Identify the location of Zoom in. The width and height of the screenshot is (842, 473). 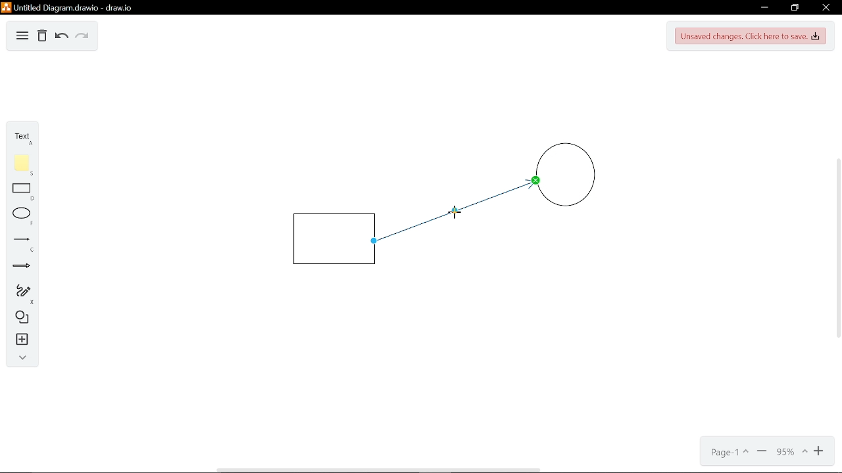
(820, 452).